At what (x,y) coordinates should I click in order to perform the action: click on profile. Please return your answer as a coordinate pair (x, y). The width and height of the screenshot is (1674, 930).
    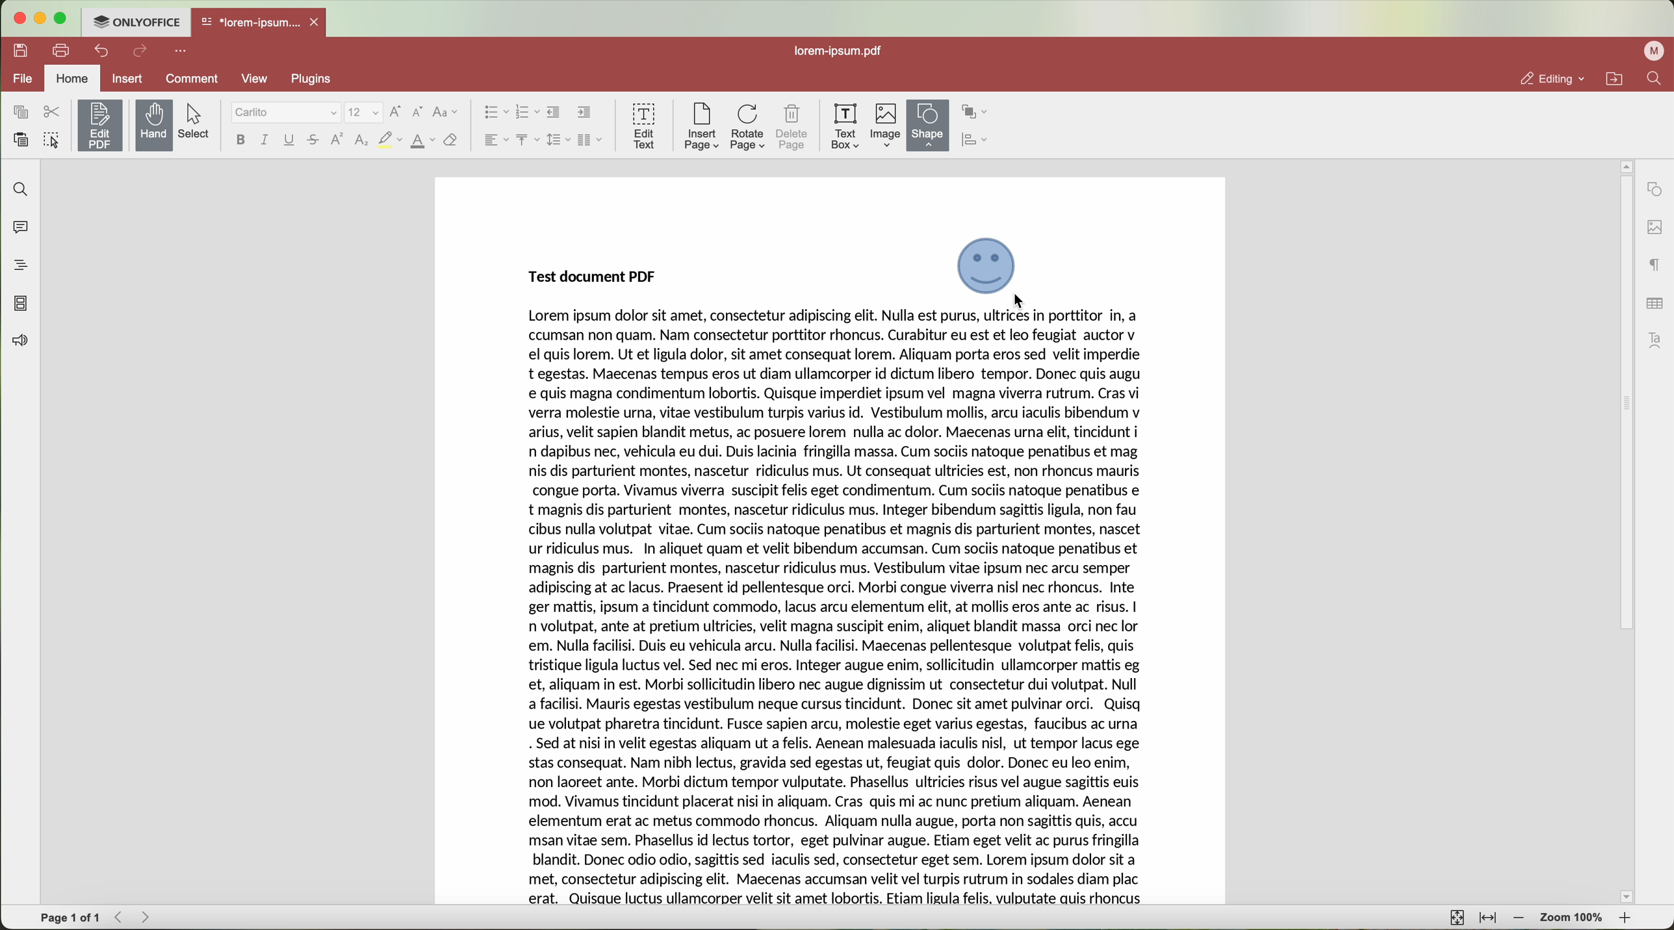
    Looking at the image, I should click on (1651, 51).